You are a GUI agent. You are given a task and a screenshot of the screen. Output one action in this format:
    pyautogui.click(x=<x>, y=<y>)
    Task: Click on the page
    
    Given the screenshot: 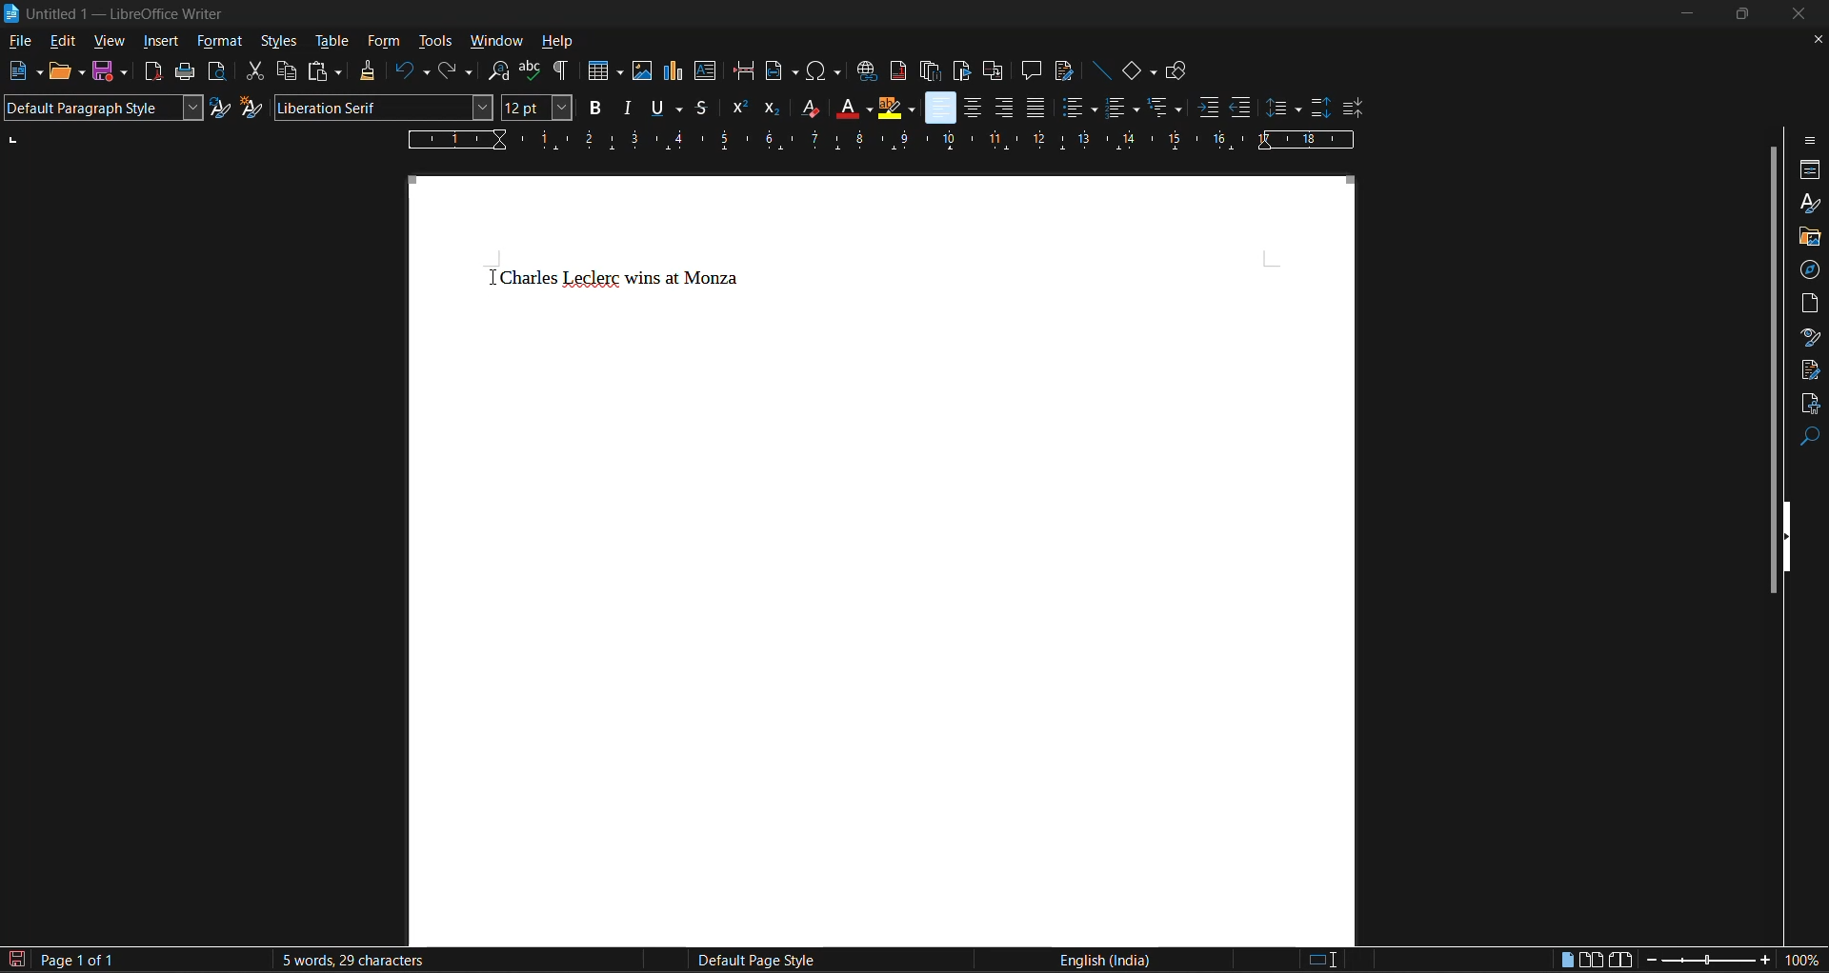 What is the action you would take?
    pyautogui.click(x=1811, y=301)
    